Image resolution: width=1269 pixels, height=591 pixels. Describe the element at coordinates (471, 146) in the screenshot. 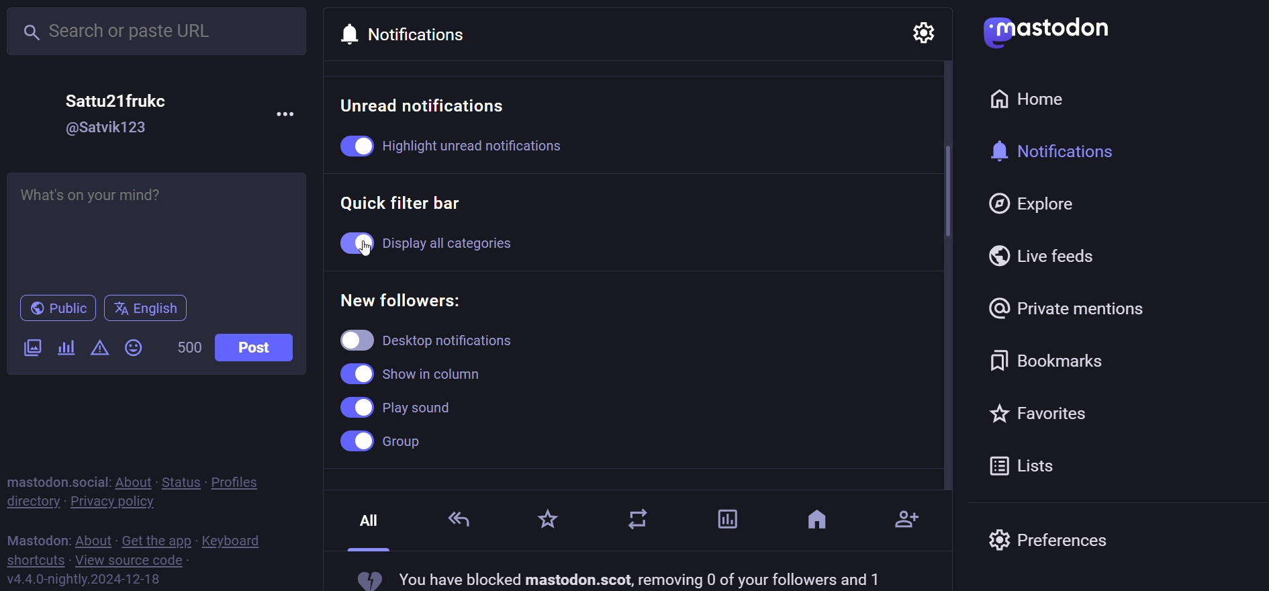

I see `highlight unread notification` at that location.